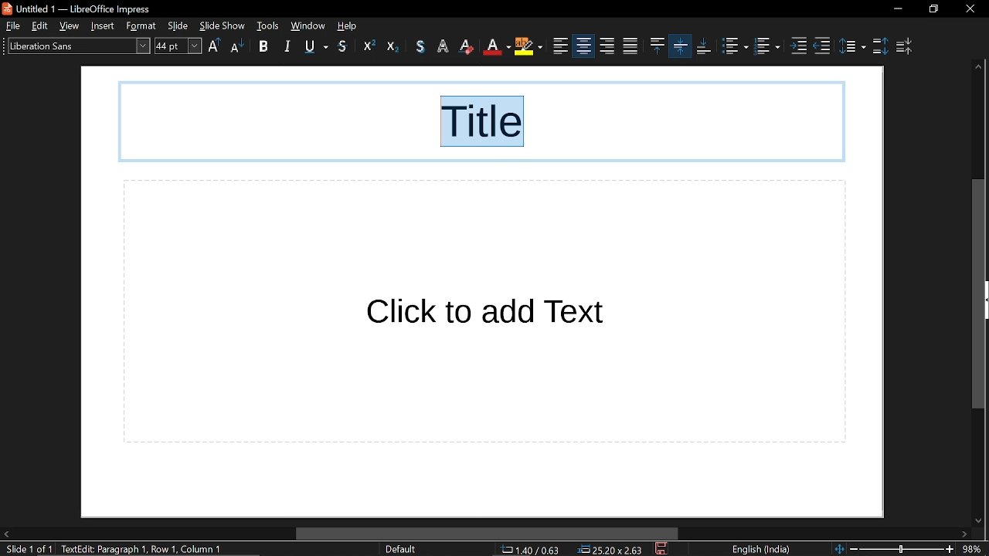  What do you see at coordinates (365, 47) in the screenshot?
I see `superscript` at bounding box center [365, 47].